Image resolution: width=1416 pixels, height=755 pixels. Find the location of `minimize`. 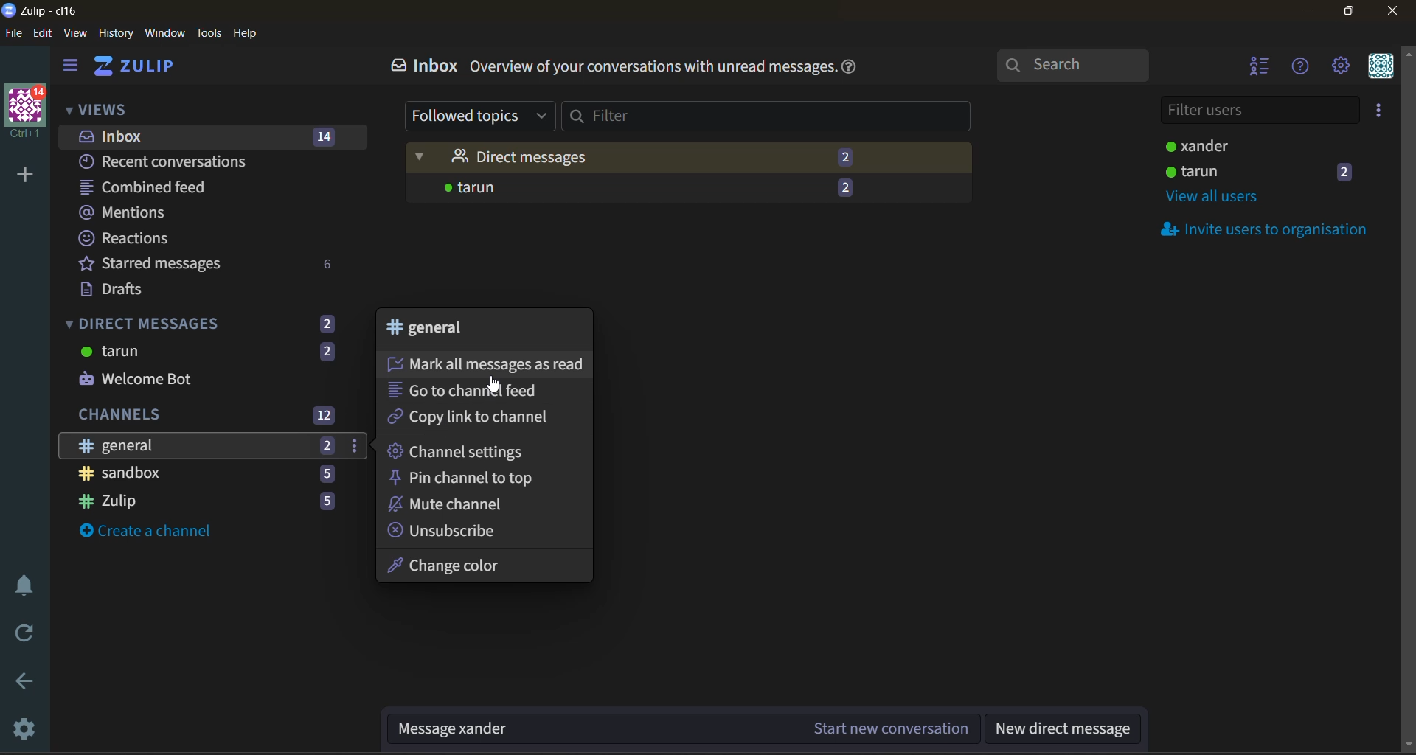

minimize is located at coordinates (1308, 9).